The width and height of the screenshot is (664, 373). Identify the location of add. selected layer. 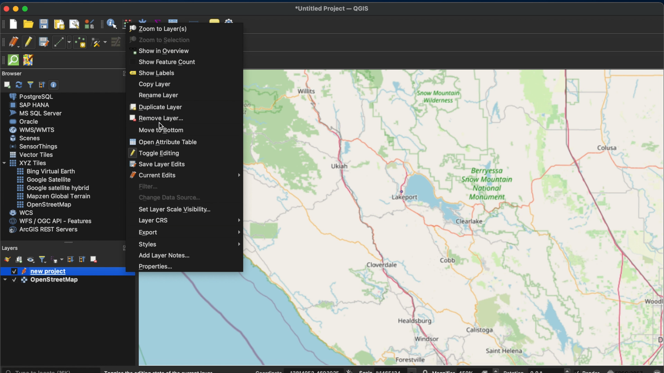
(6, 84).